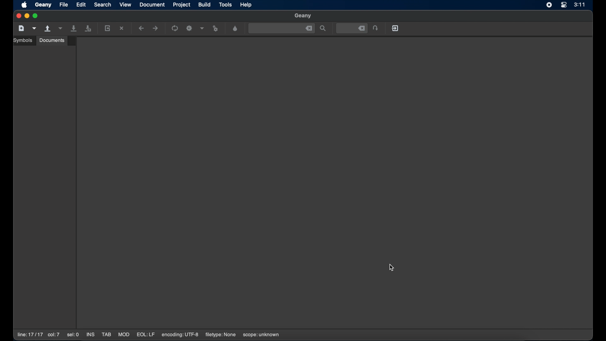 This screenshot has height=341, width=606. Describe the element at coordinates (106, 335) in the screenshot. I see `TAB` at that location.